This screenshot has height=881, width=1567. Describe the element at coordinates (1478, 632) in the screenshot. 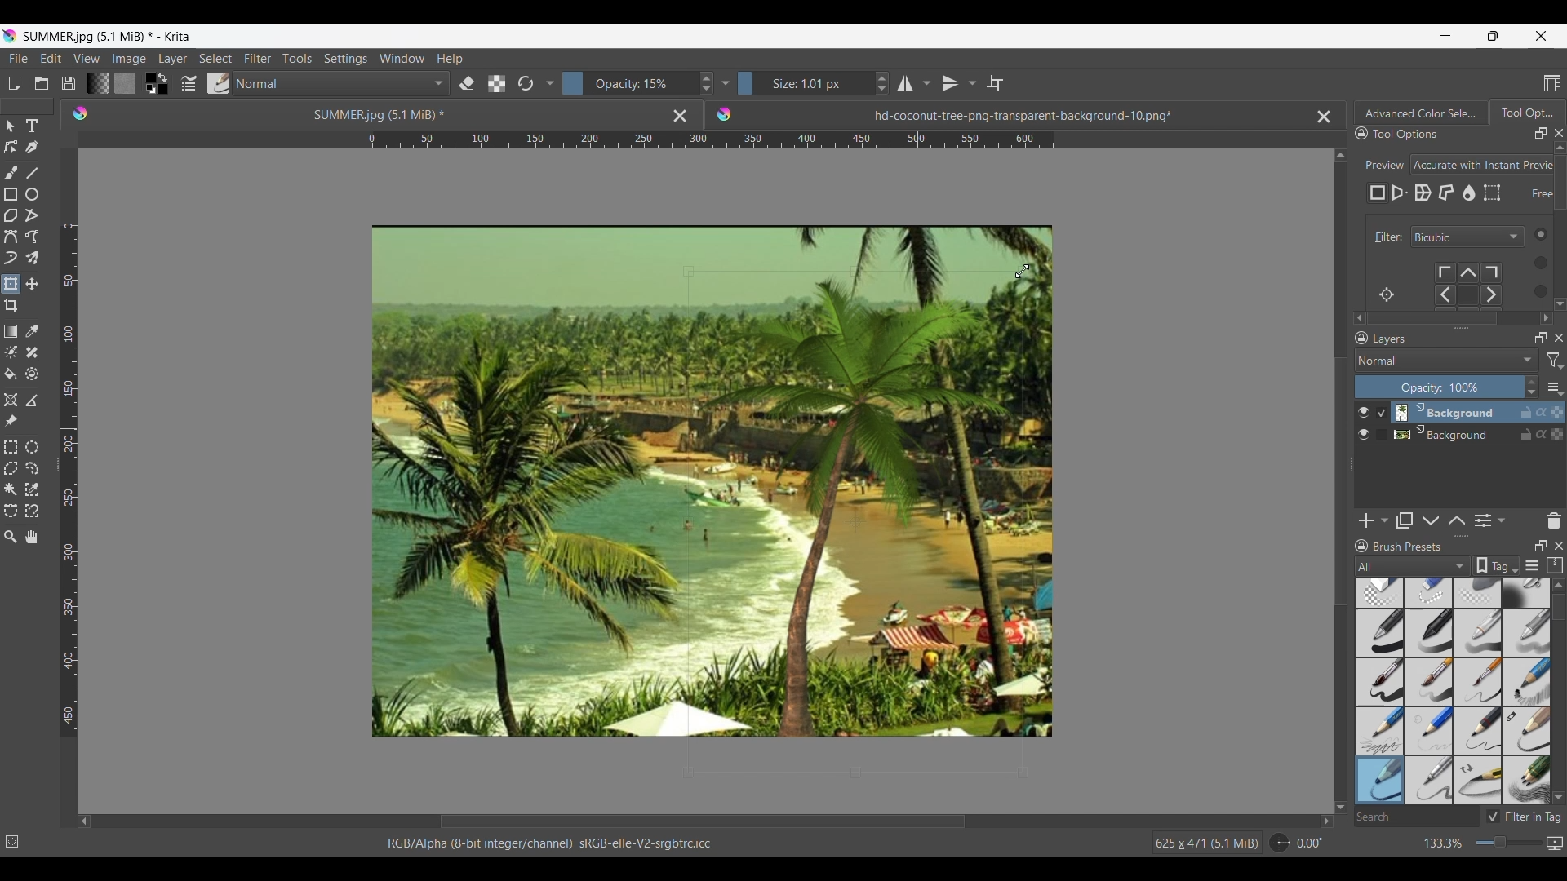

I see `basic 3-flow` at that location.